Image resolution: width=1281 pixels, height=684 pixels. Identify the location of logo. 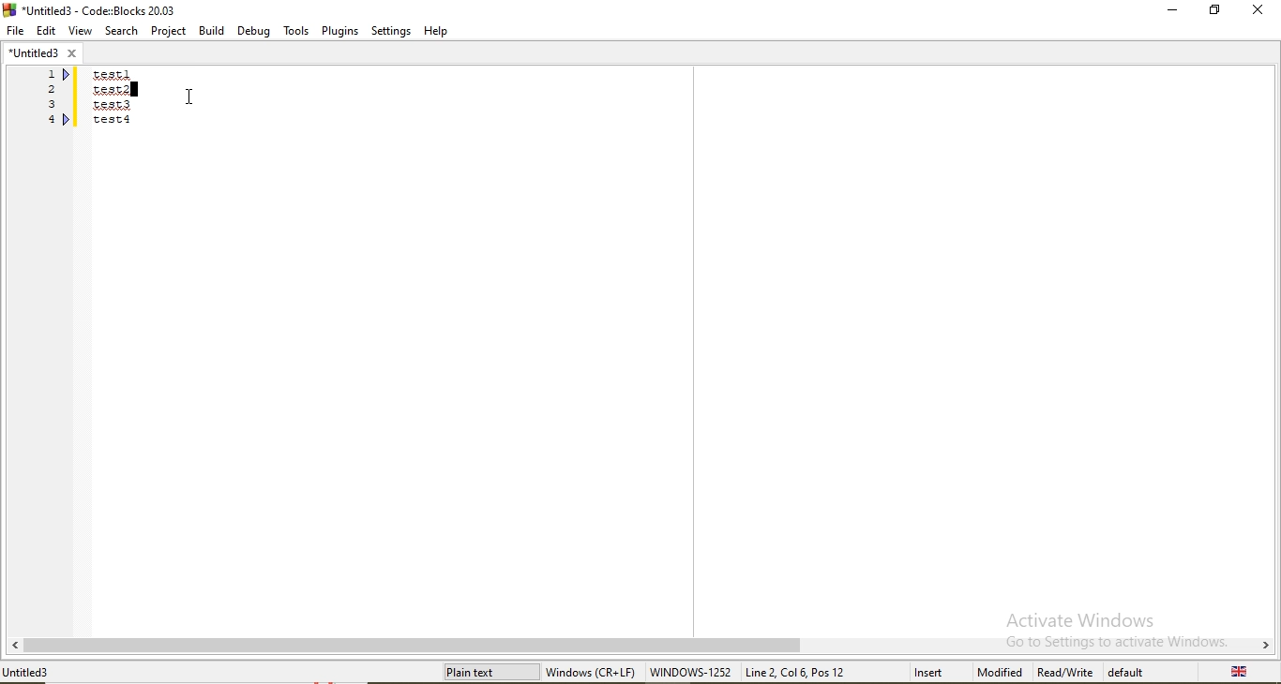
(96, 8).